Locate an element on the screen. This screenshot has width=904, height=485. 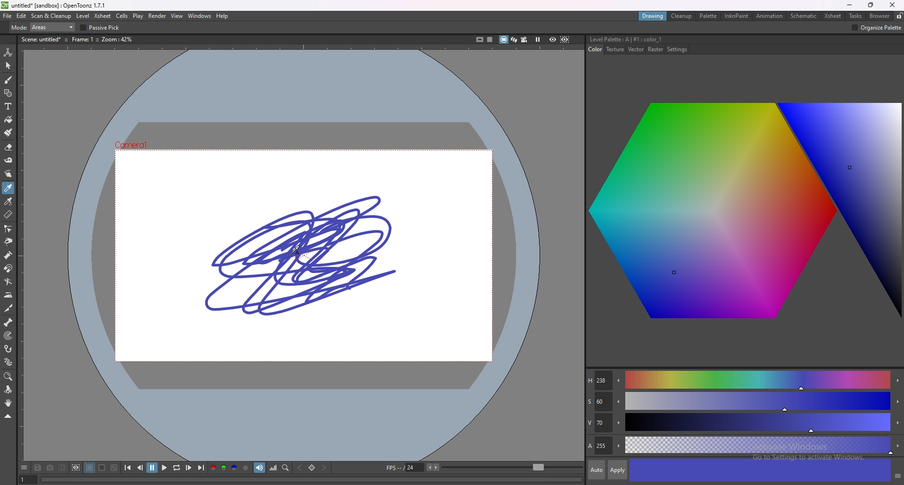
blue channel is located at coordinates (234, 467).